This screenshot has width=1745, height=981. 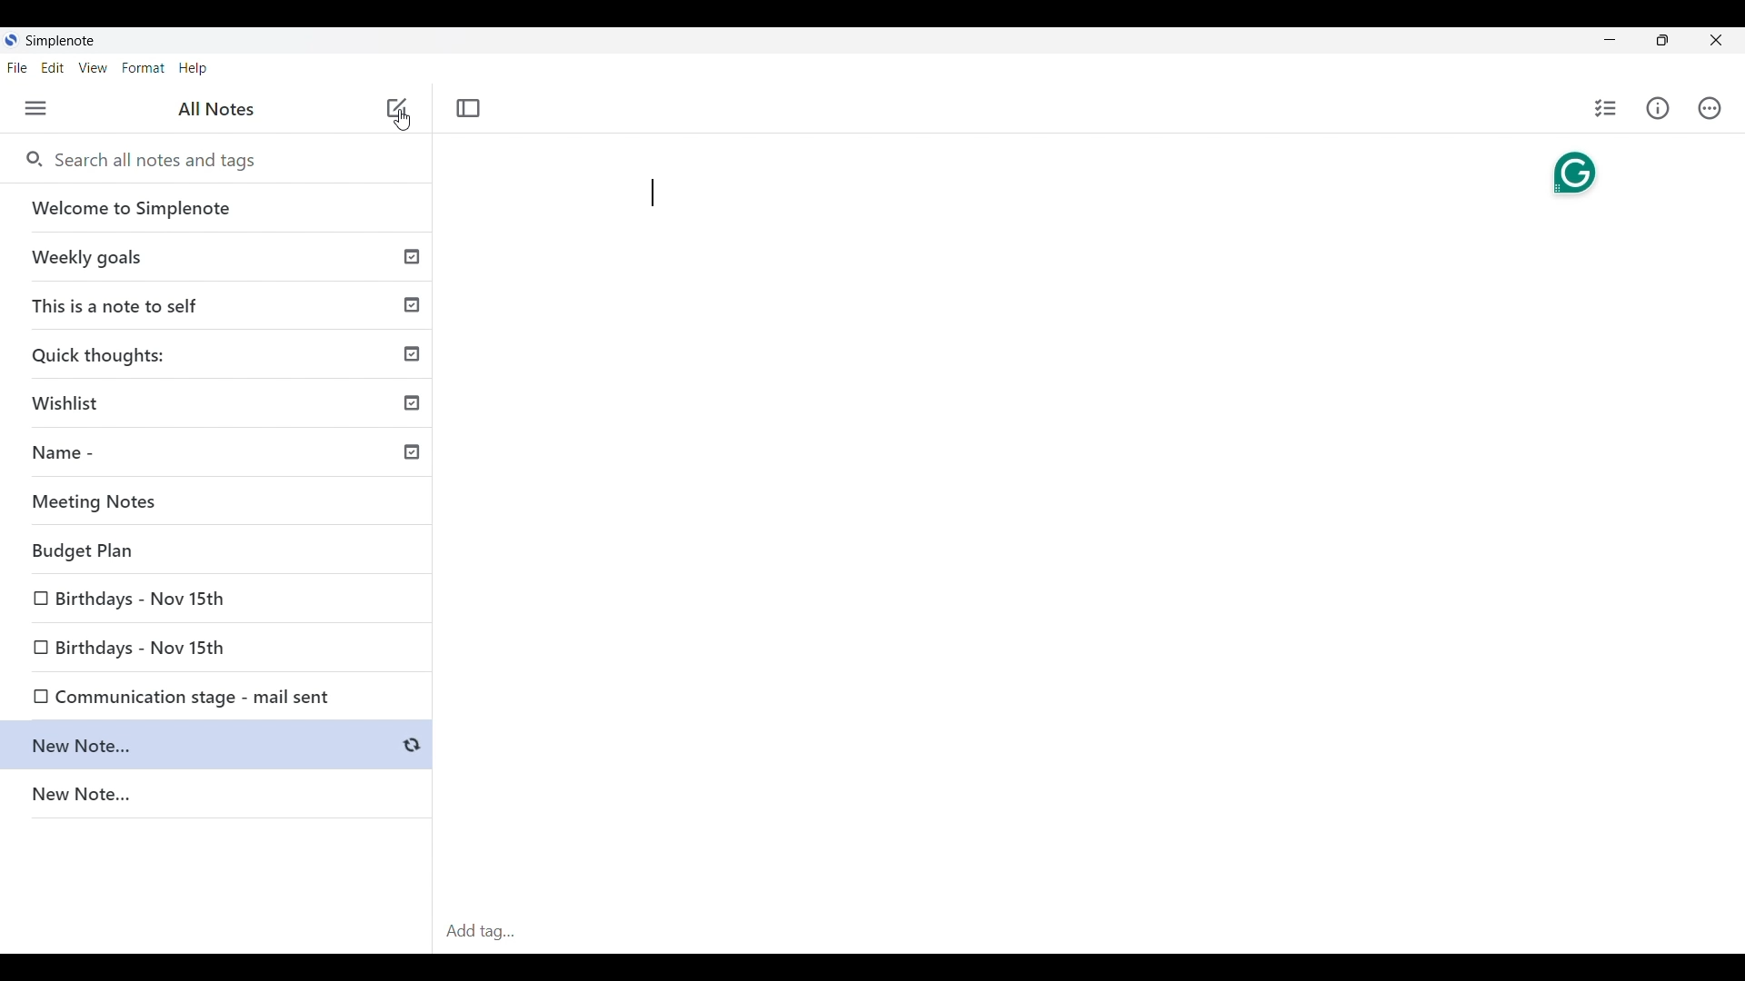 What do you see at coordinates (1607, 108) in the screenshot?
I see `Click to insert checklist` at bounding box center [1607, 108].